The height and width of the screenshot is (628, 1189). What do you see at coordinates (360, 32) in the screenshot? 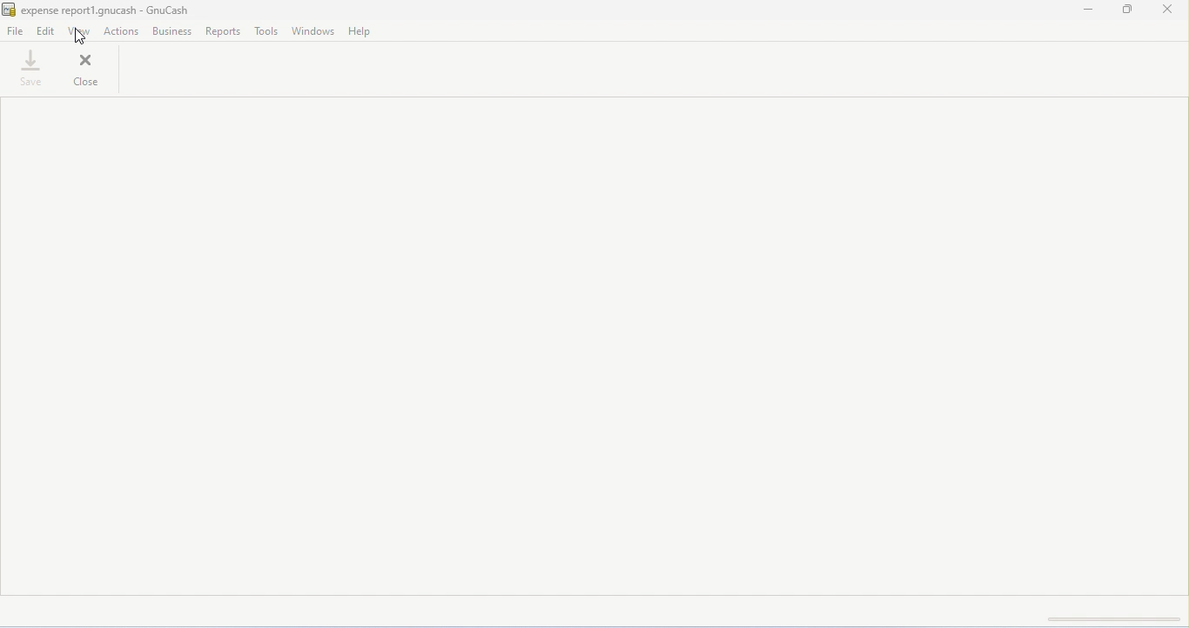
I see `help` at bounding box center [360, 32].